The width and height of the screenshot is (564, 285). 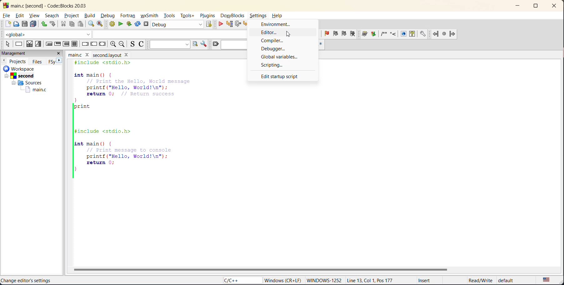 I want to click on copy, so click(x=72, y=24).